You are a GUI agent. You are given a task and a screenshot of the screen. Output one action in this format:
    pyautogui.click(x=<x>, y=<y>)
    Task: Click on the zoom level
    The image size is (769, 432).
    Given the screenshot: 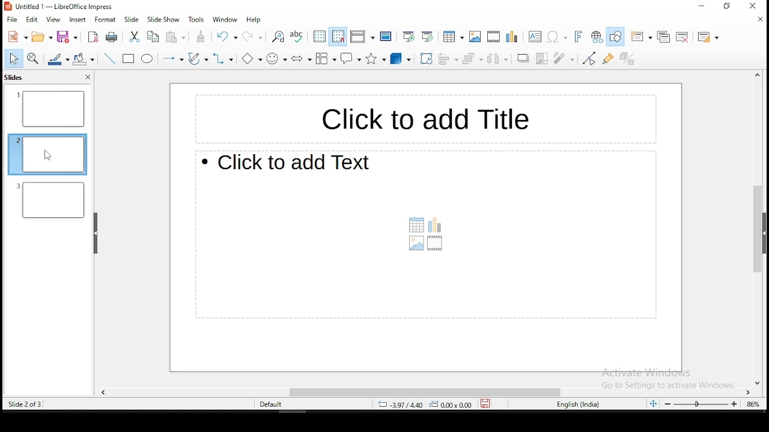 What is the action you would take?
    pyautogui.click(x=753, y=403)
    